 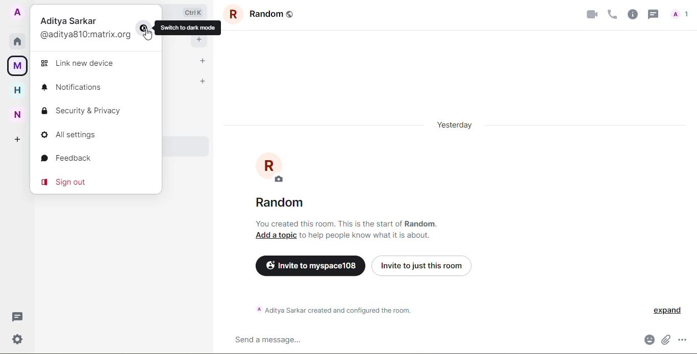 What do you see at coordinates (371, 235) in the screenshot?
I see `to help people know what it is about.` at bounding box center [371, 235].